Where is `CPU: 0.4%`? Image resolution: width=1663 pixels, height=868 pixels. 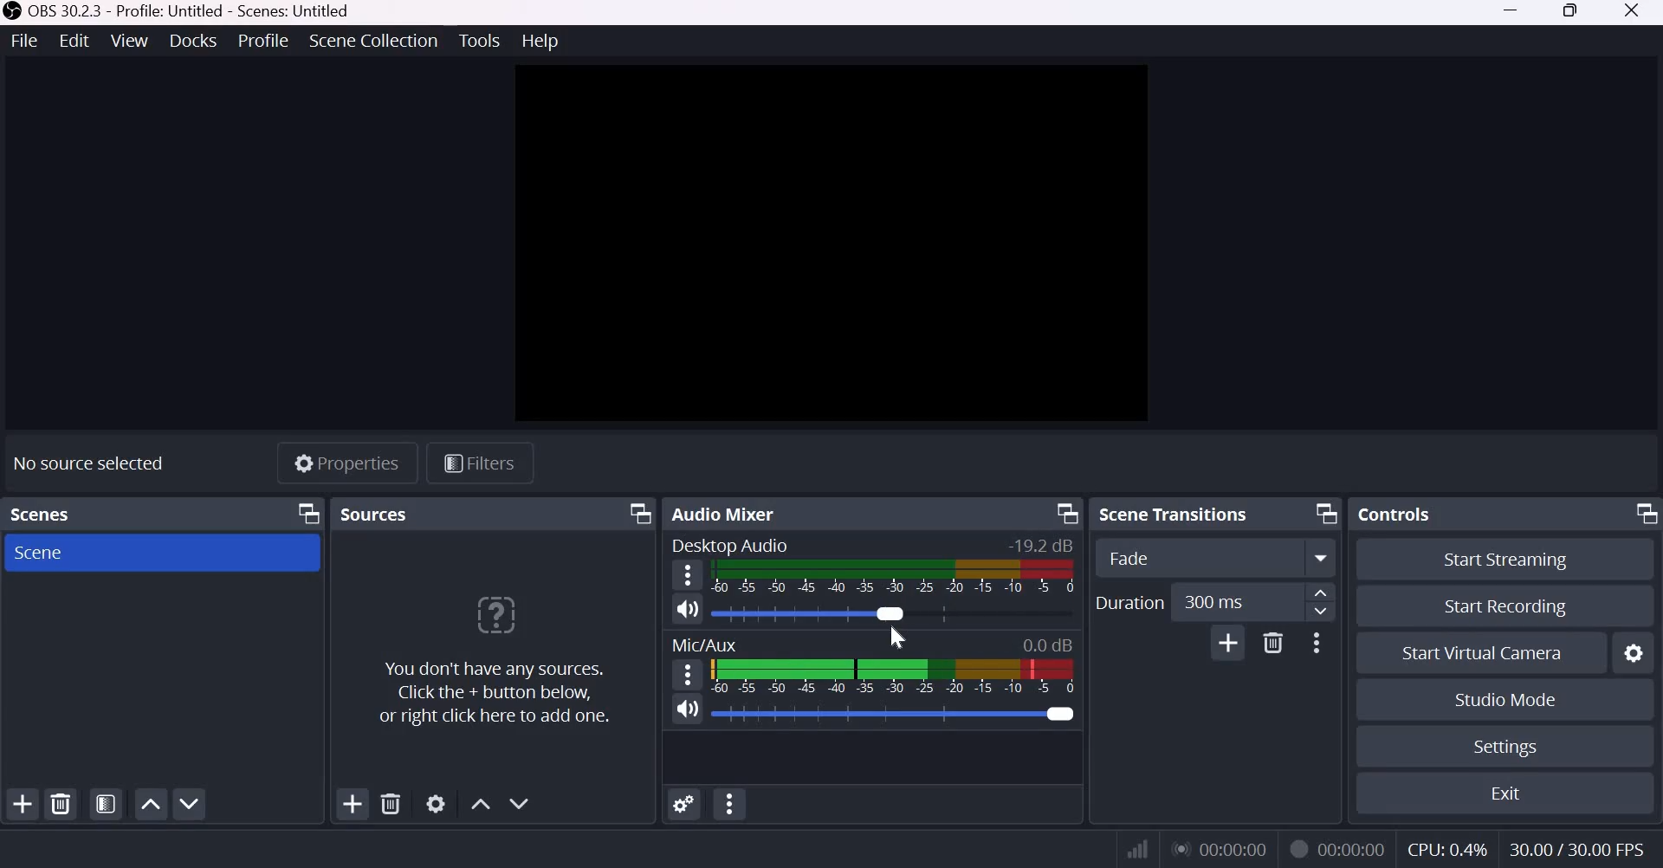 CPU: 0.4% is located at coordinates (1447, 848).